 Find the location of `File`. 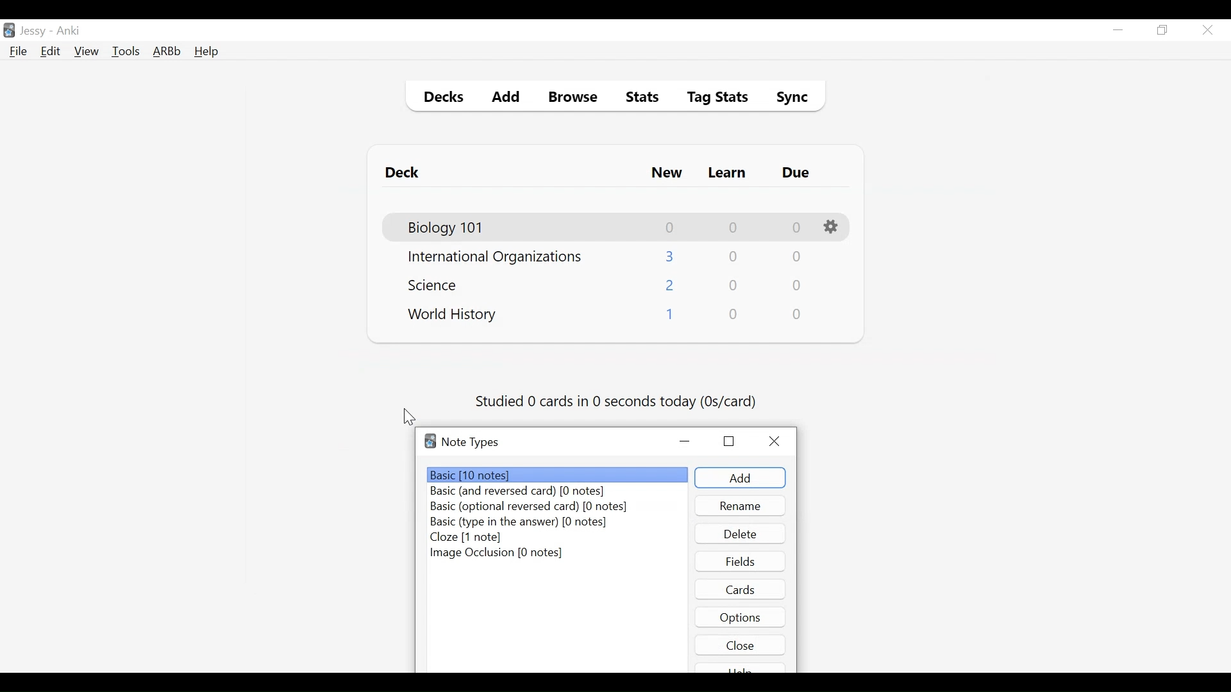

File is located at coordinates (19, 53).